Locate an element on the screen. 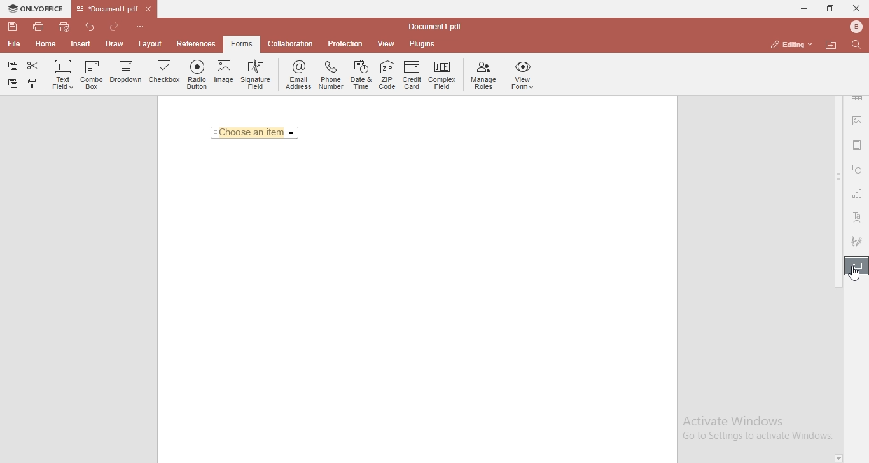 Image resolution: width=869 pixels, height=463 pixels. signature is located at coordinates (858, 239).